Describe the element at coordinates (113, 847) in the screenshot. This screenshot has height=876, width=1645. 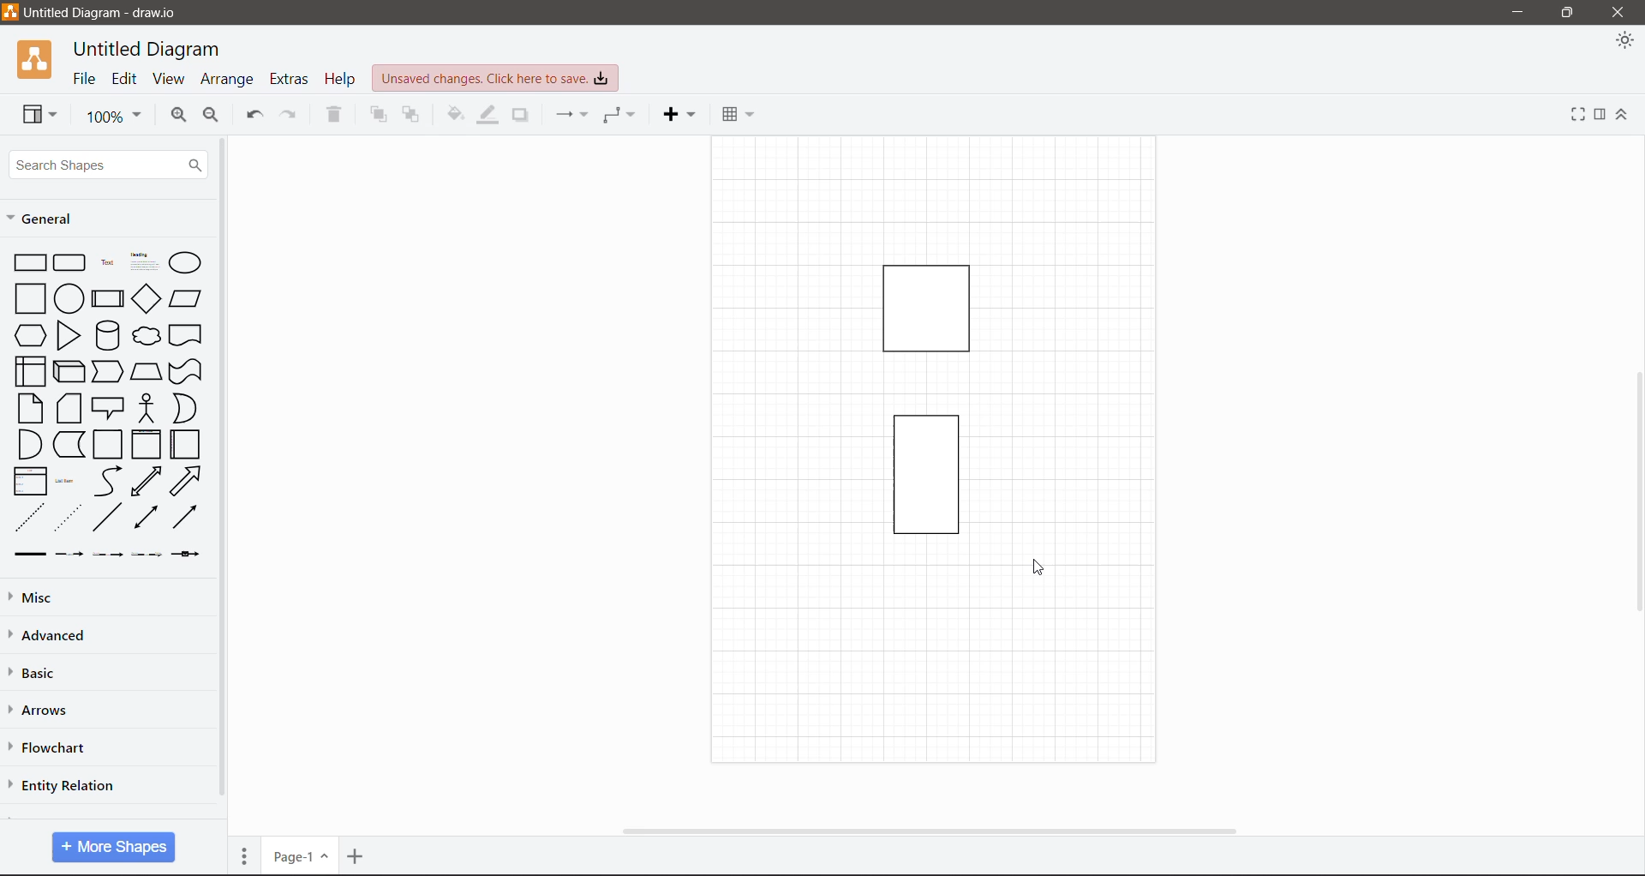
I see `More Shapes` at that location.